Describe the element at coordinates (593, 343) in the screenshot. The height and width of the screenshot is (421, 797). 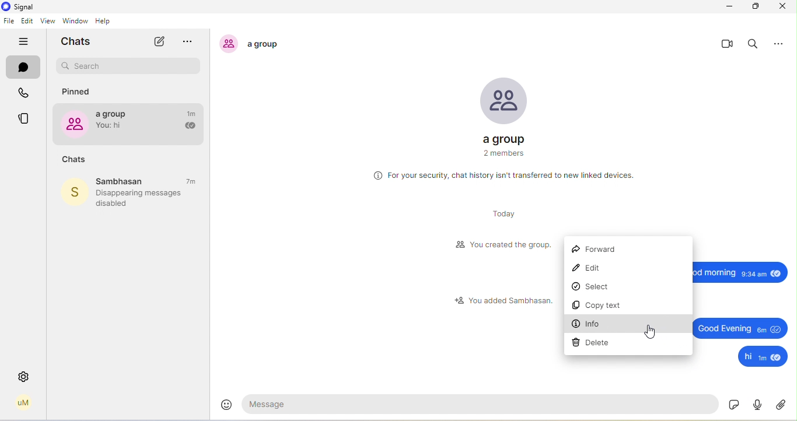
I see `delete` at that location.